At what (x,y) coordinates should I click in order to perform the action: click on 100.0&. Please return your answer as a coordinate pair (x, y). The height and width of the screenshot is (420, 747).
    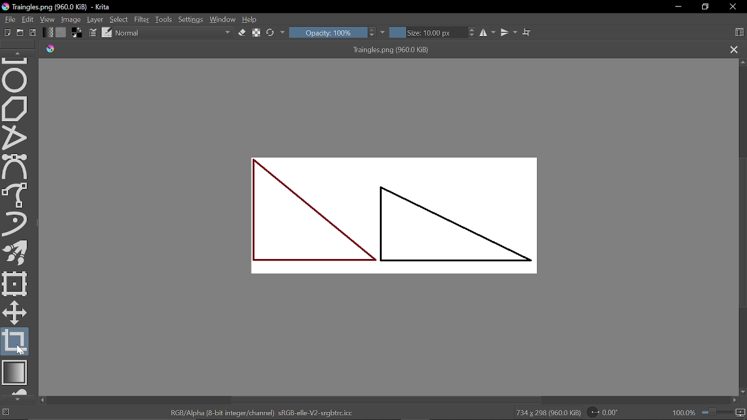
    Looking at the image, I should click on (710, 411).